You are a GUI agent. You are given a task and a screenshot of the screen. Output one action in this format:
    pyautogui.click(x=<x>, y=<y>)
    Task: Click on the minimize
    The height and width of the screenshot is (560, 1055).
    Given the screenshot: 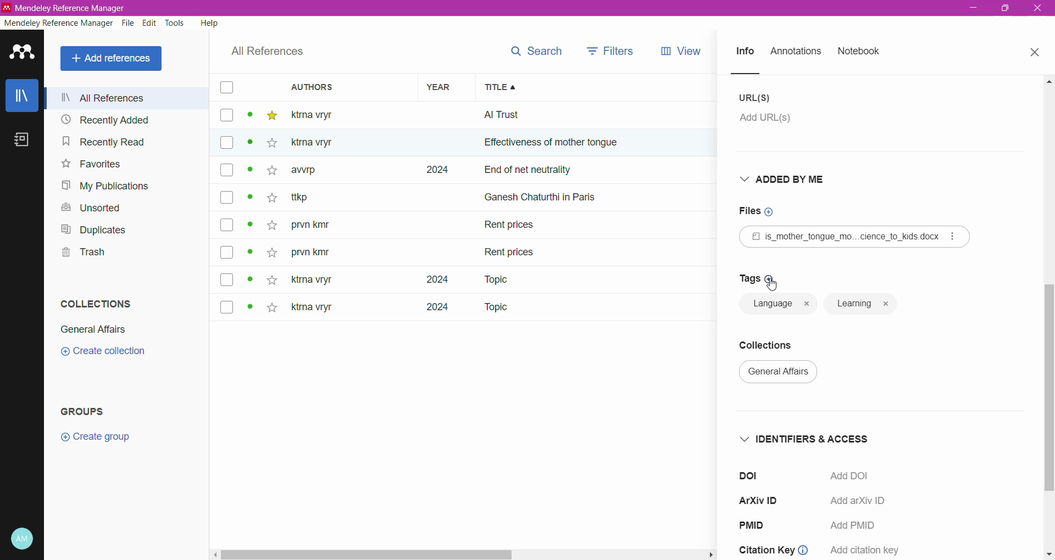 What is the action you would take?
    pyautogui.click(x=975, y=9)
    